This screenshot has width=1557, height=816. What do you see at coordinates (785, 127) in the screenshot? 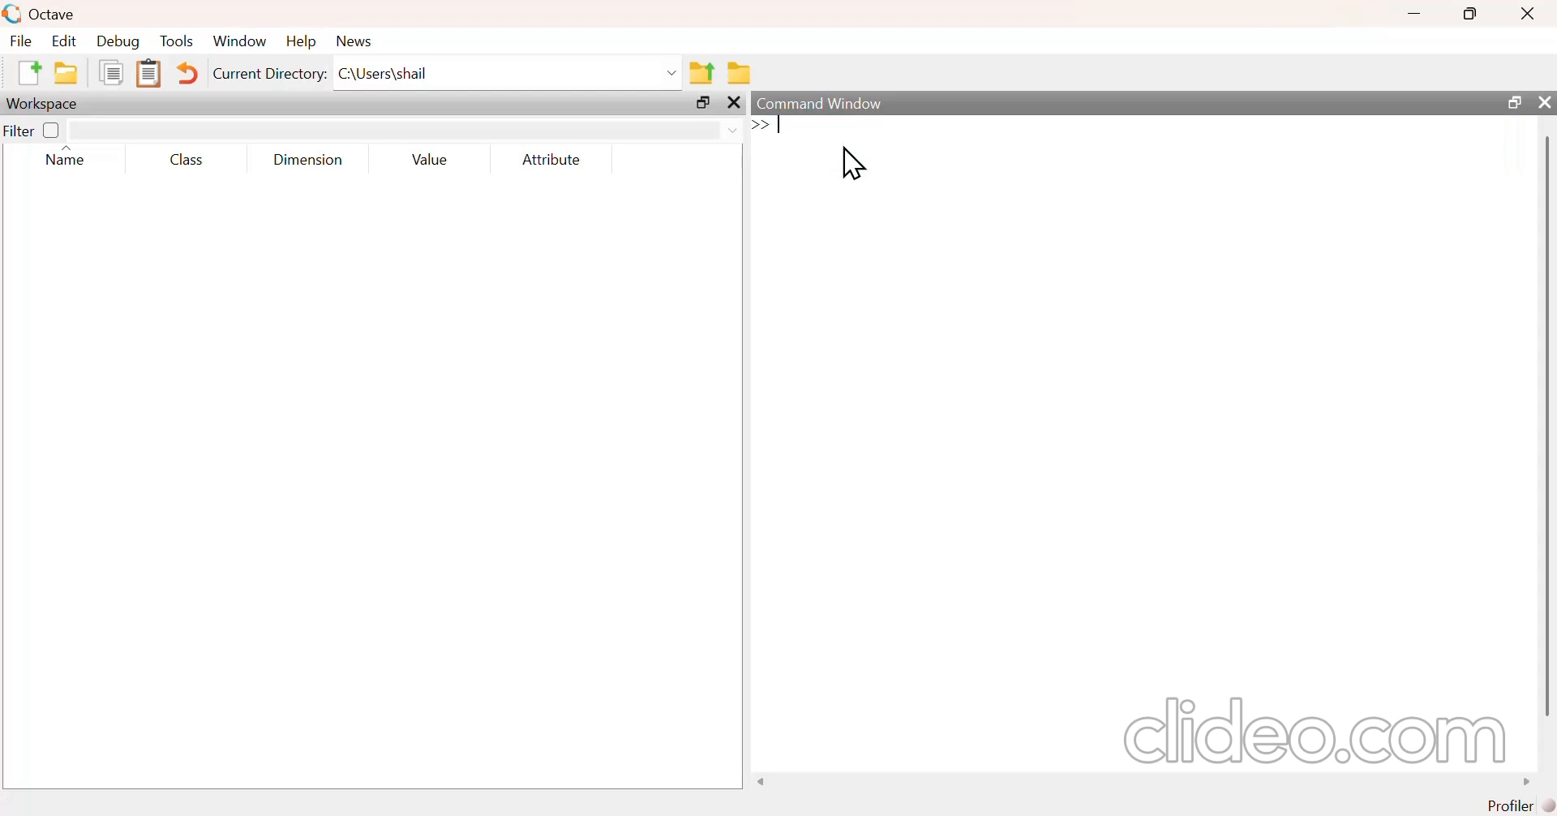
I see `typing cursor` at bounding box center [785, 127].